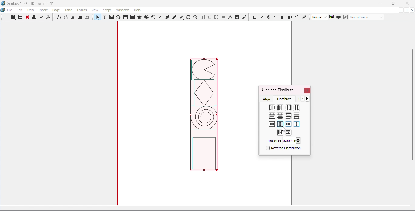 The height and width of the screenshot is (211, 415). Describe the element at coordinates (204, 117) in the screenshot. I see `image aligned` at that location.